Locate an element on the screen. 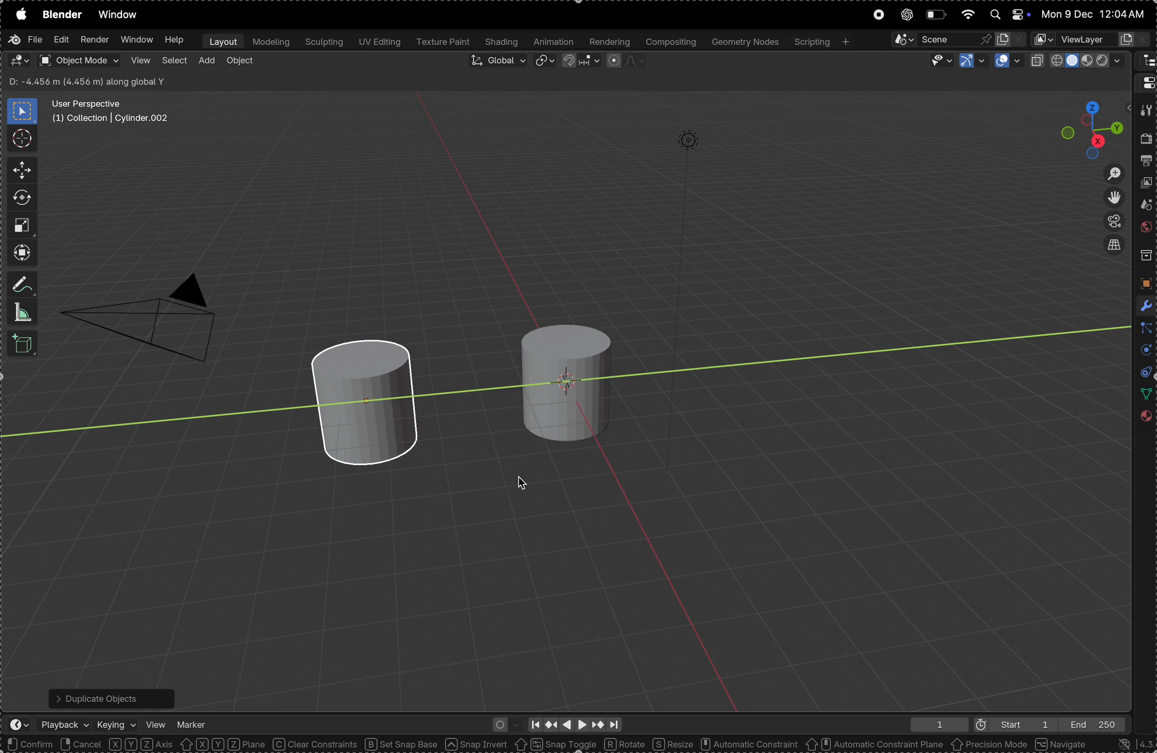 Image resolution: width=1157 pixels, height=753 pixels. apple widgets is located at coordinates (1006, 15).